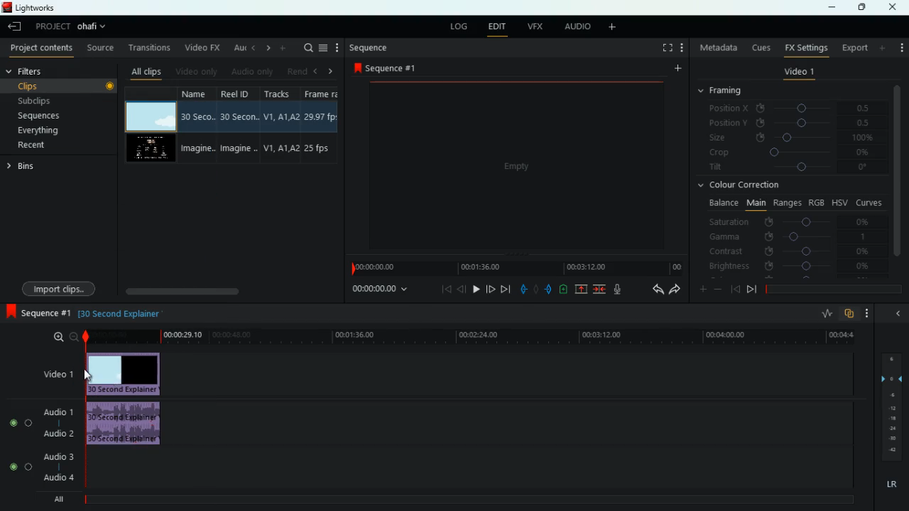 Image resolution: width=909 pixels, height=511 pixels. I want to click on audio, so click(125, 423).